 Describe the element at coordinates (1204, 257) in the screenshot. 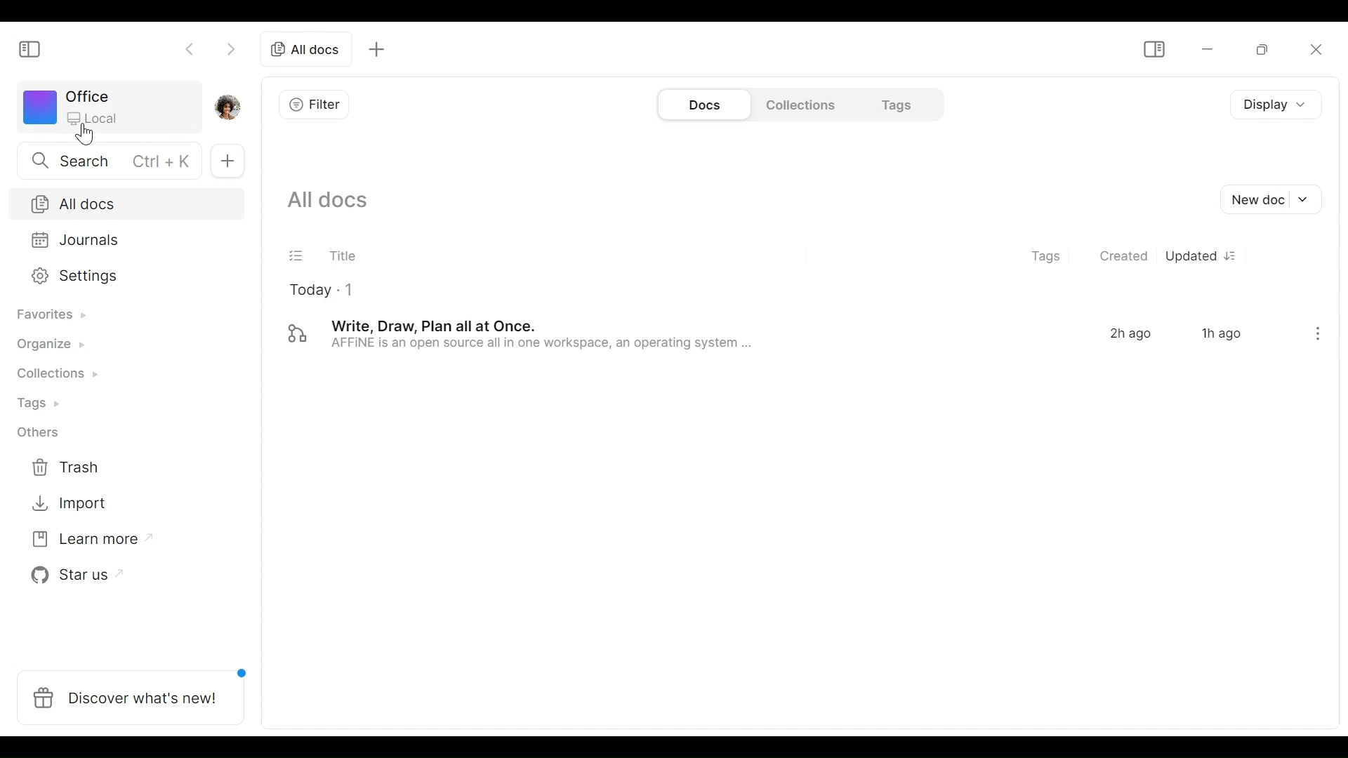

I see `Updated` at that location.